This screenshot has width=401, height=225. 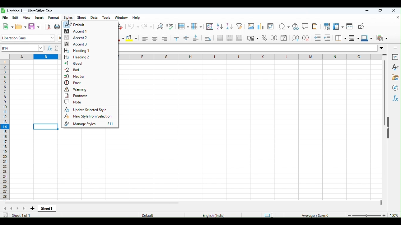 What do you see at coordinates (77, 32) in the screenshot?
I see `Accent 1` at bounding box center [77, 32].